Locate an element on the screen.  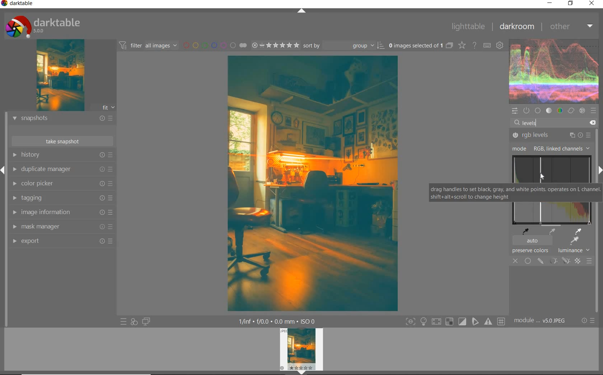
system name is located at coordinates (19, 4).